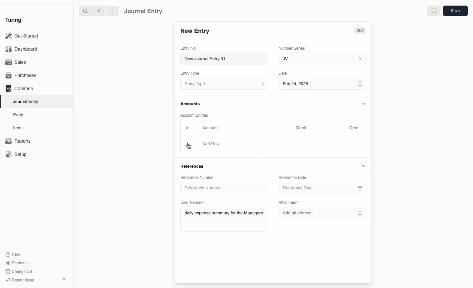 This screenshot has height=288, width=473. What do you see at coordinates (195, 31) in the screenshot?
I see `New Entry` at bounding box center [195, 31].